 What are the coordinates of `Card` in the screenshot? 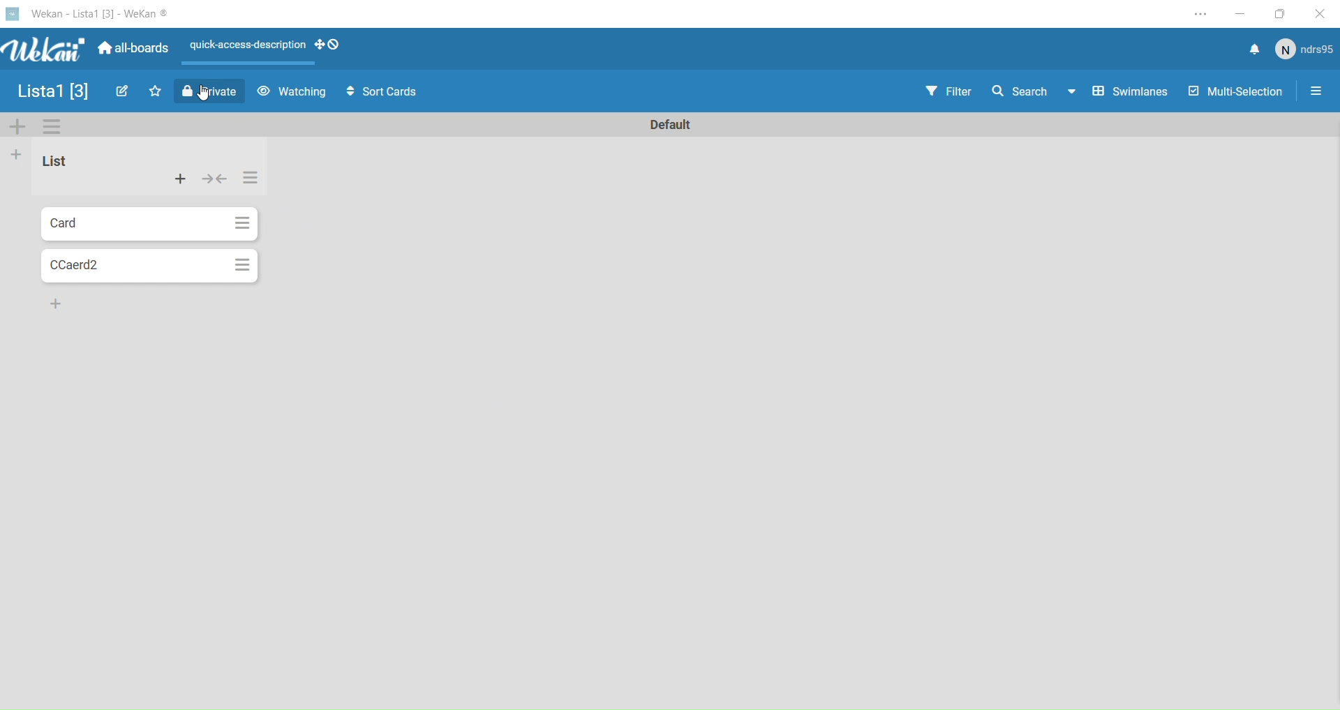 It's located at (132, 266).